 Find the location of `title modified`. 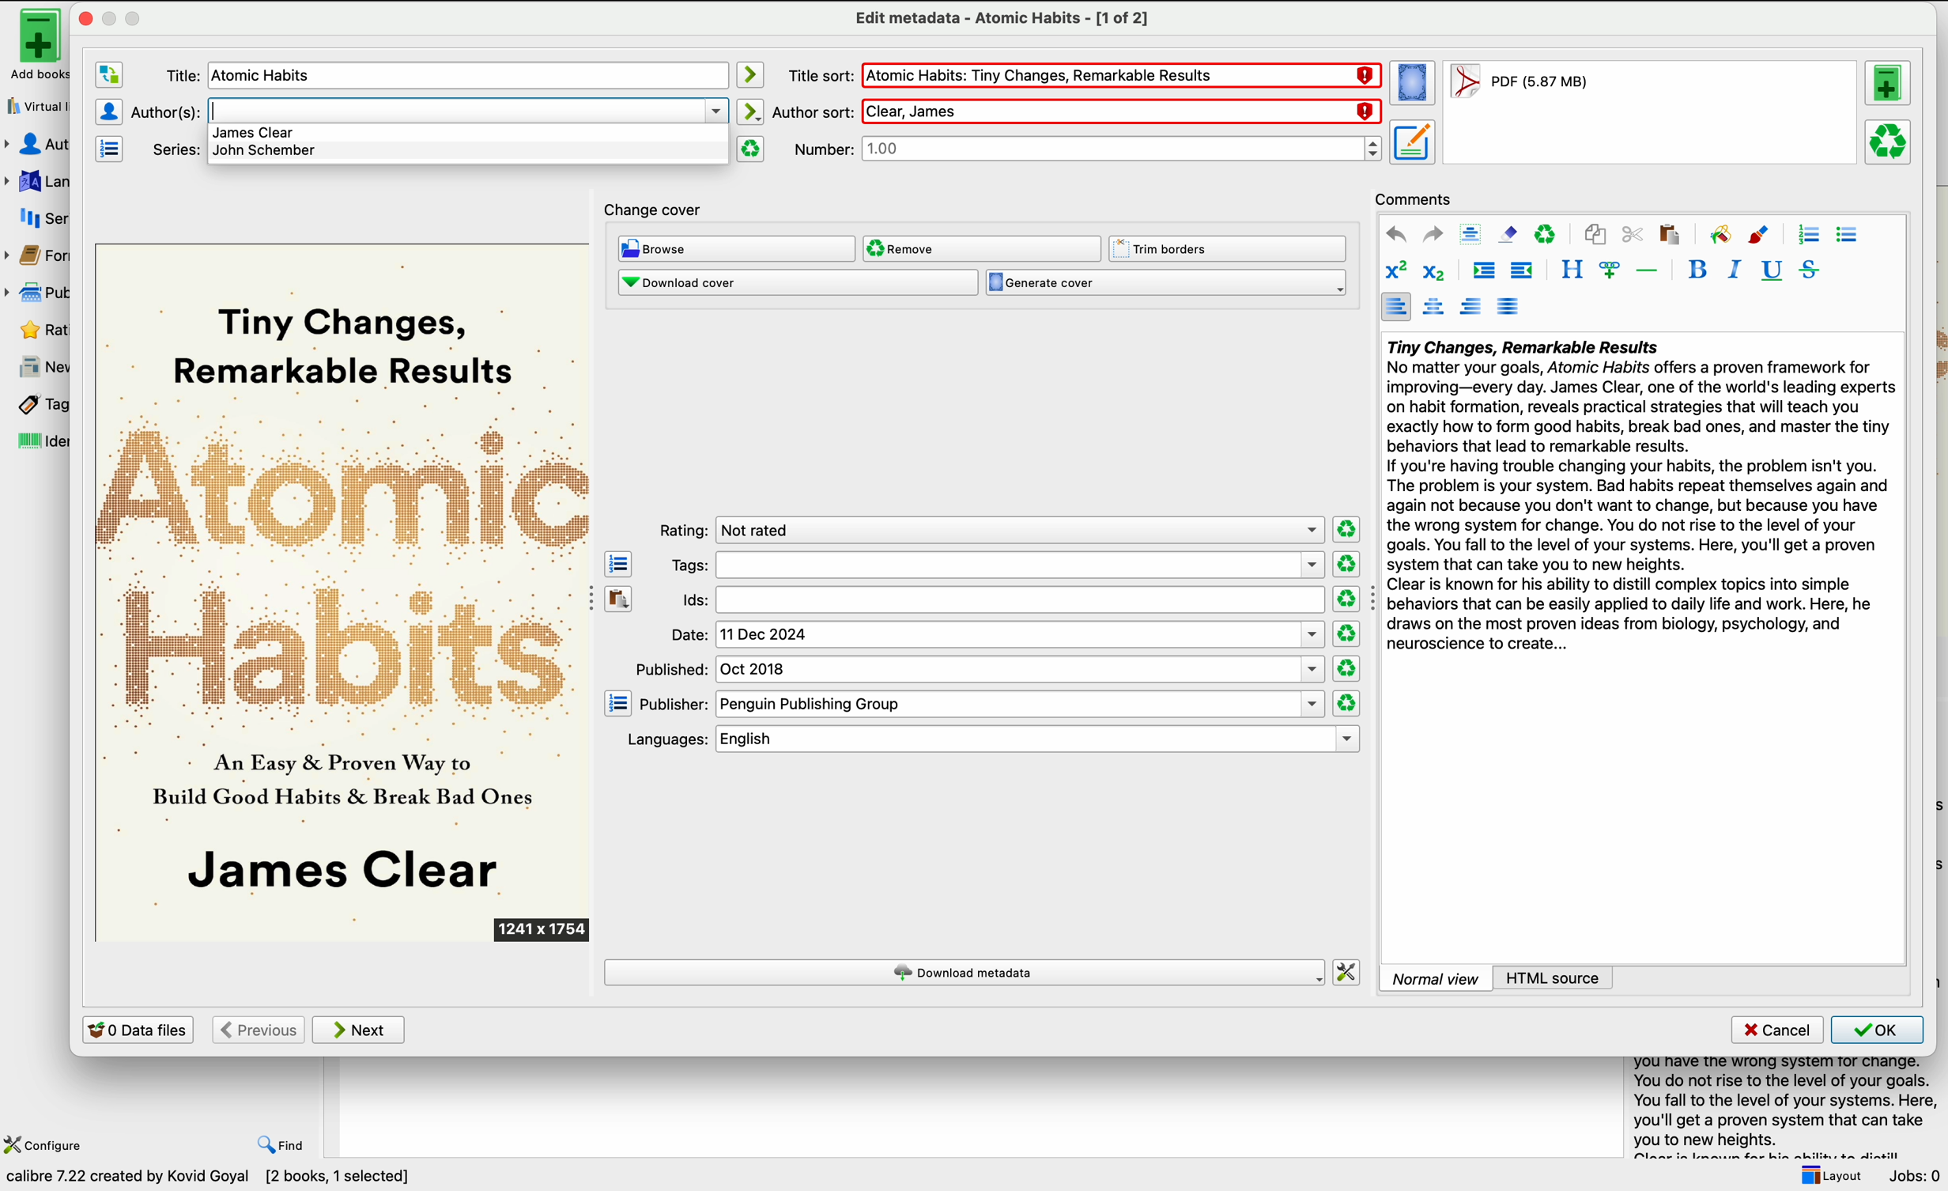

title modified is located at coordinates (269, 77).